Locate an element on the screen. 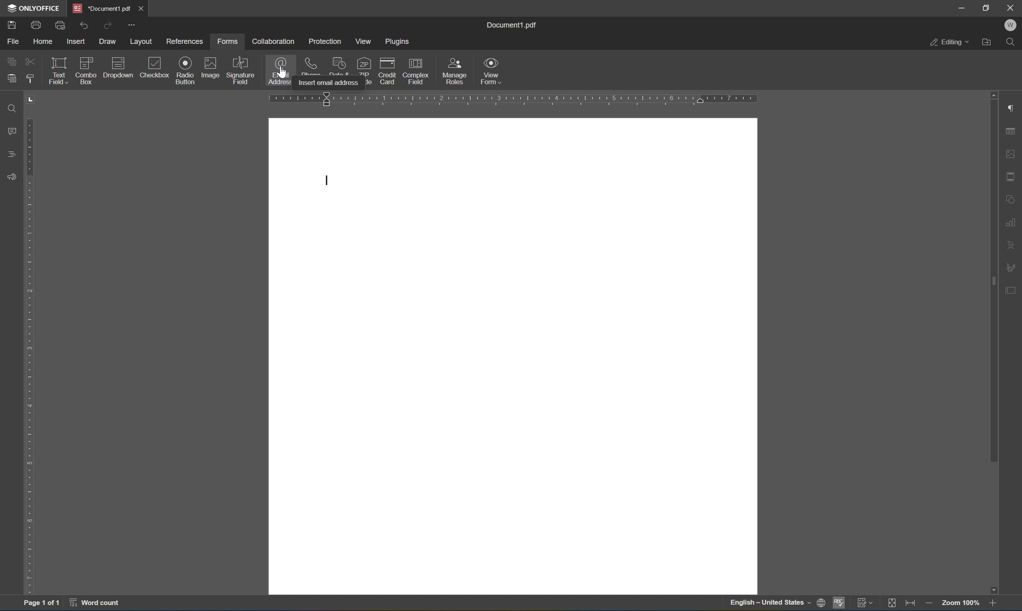 Image resolution: width=1022 pixels, height=611 pixels. forms is located at coordinates (227, 41).